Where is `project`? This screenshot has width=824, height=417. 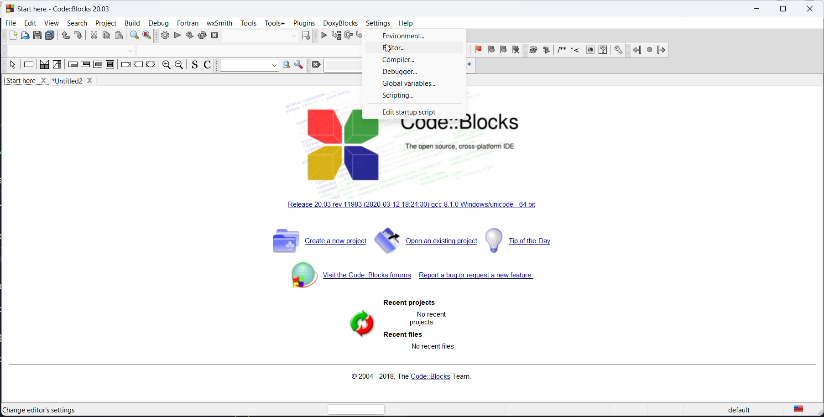
project is located at coordinates (106, 22).